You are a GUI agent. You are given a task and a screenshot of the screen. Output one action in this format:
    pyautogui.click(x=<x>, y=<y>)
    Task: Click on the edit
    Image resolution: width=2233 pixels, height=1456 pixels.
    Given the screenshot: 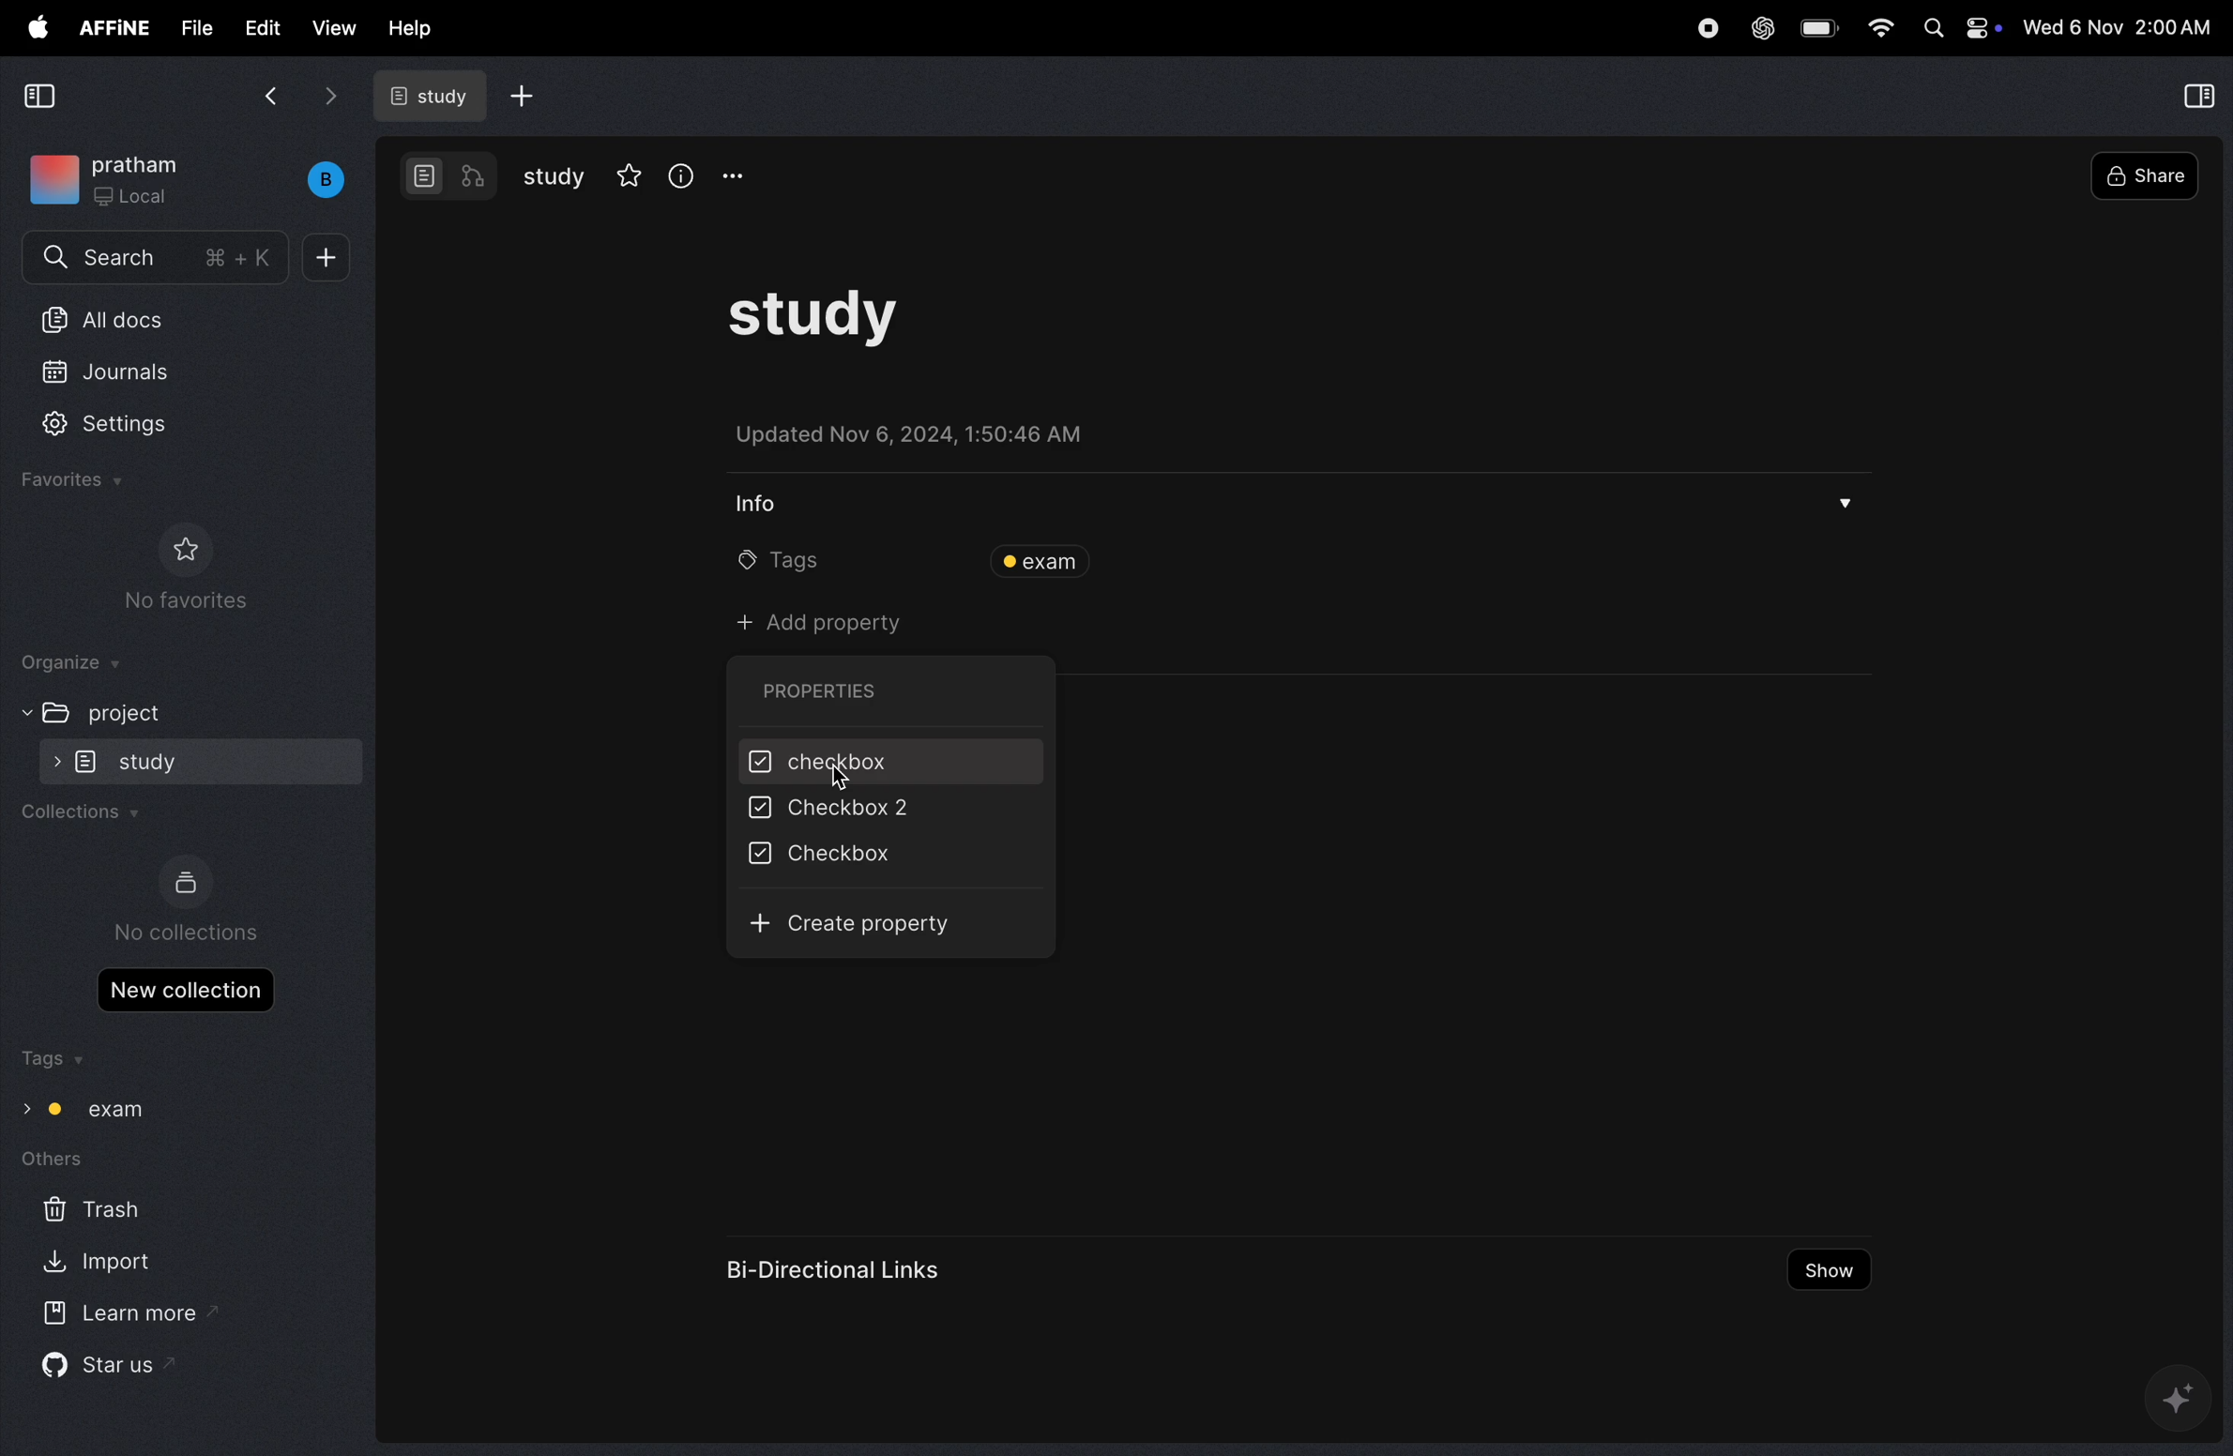 What is the action you would take?
    pyautogui.click(x=263, y=28)
    